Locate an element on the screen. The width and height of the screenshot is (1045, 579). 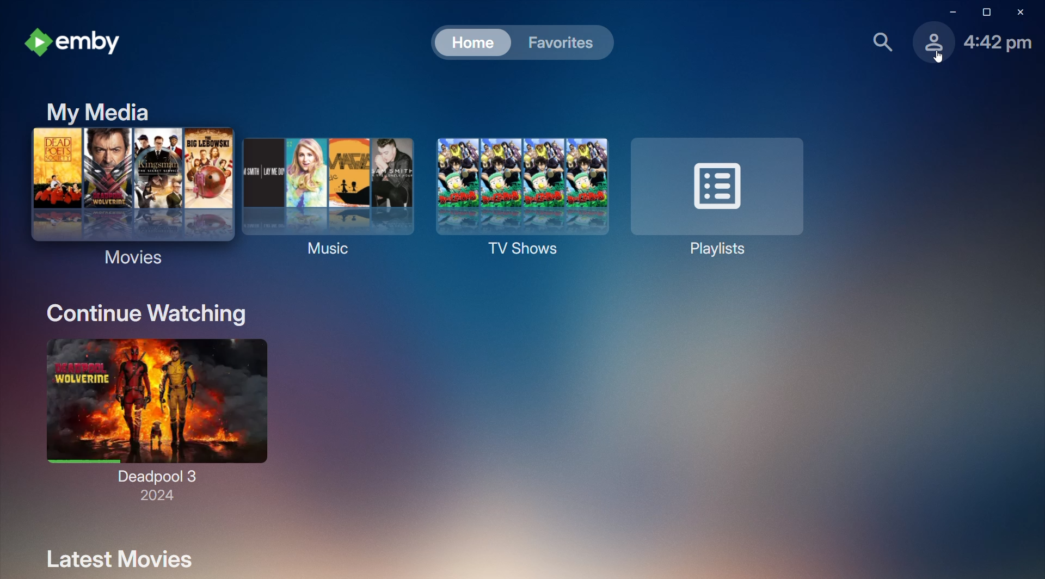
Music is located at coordinates (328, 196).